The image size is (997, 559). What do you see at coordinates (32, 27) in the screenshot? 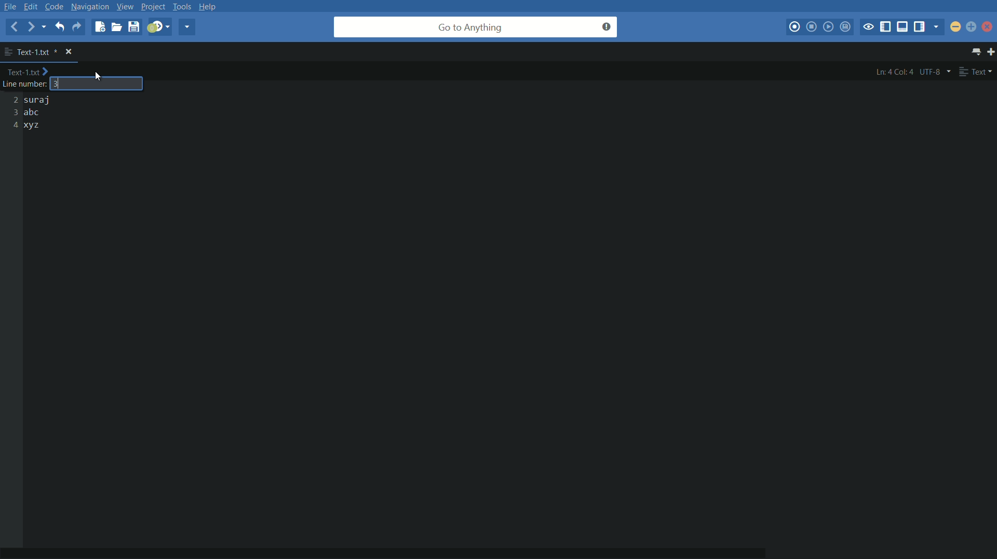
I see `forward` at bounding box center [32, 27].